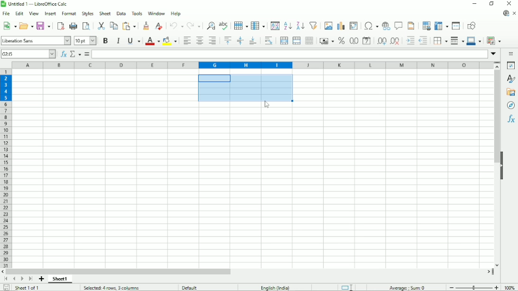 This screenshot has height=291, width=518. I want to click on Freeze rows and columns, so click(441, 26).